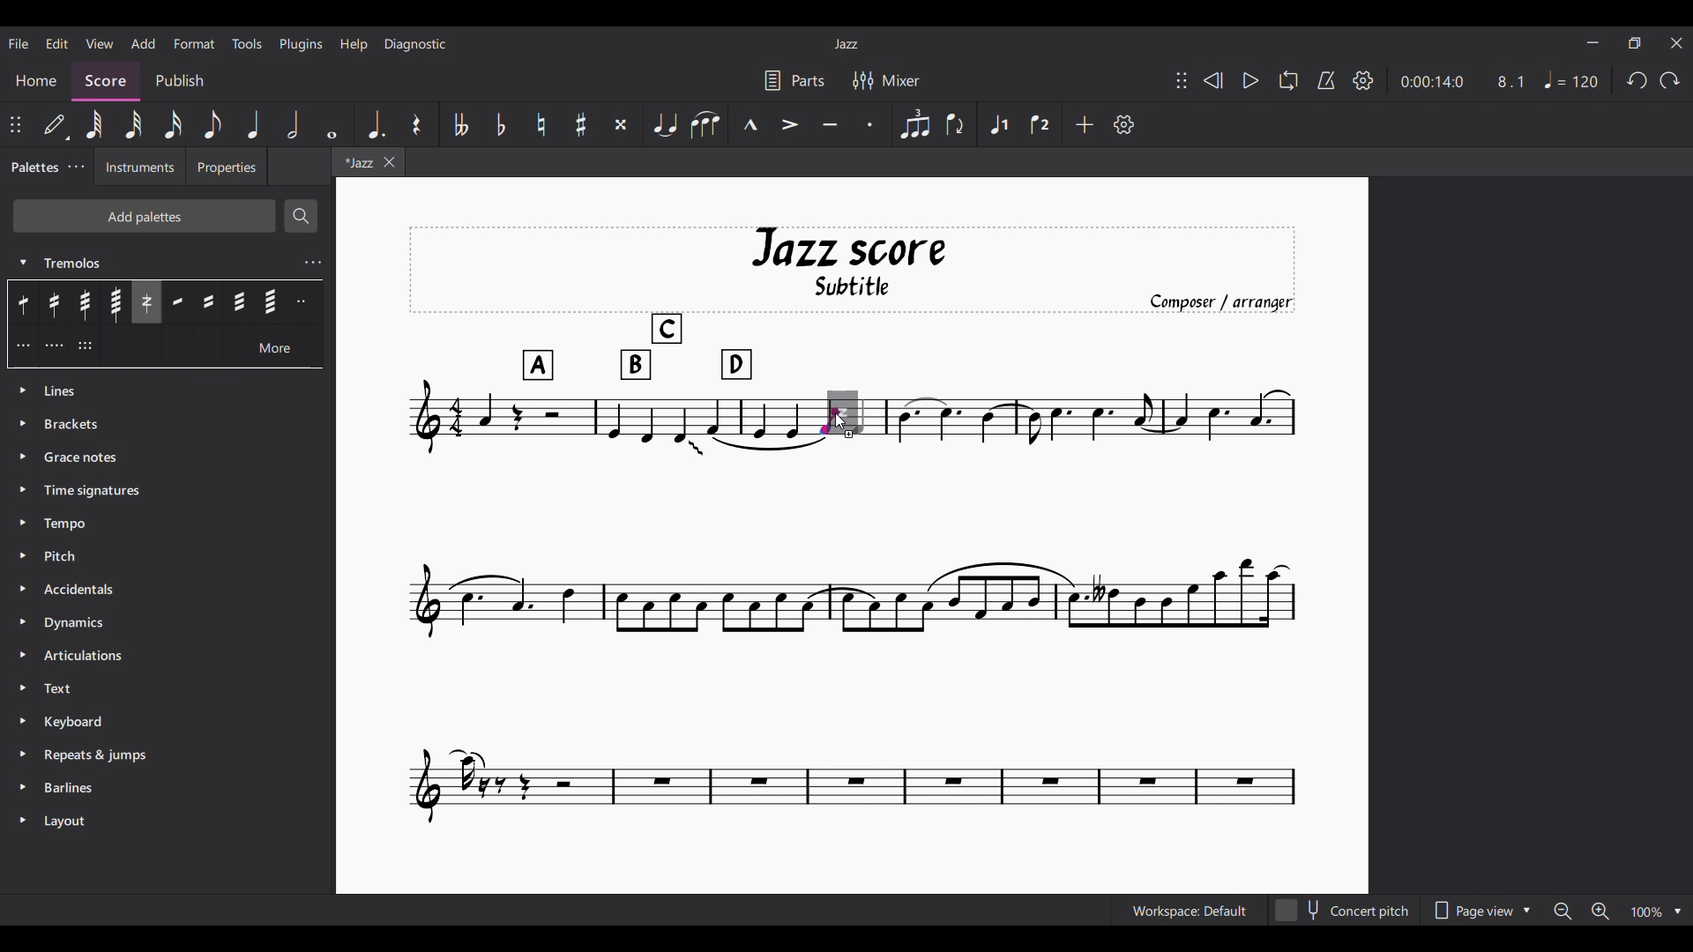 Image resolution: width=1693 pixels, height=952 pixels. I want to click on Voice 1, so click(998, 123).